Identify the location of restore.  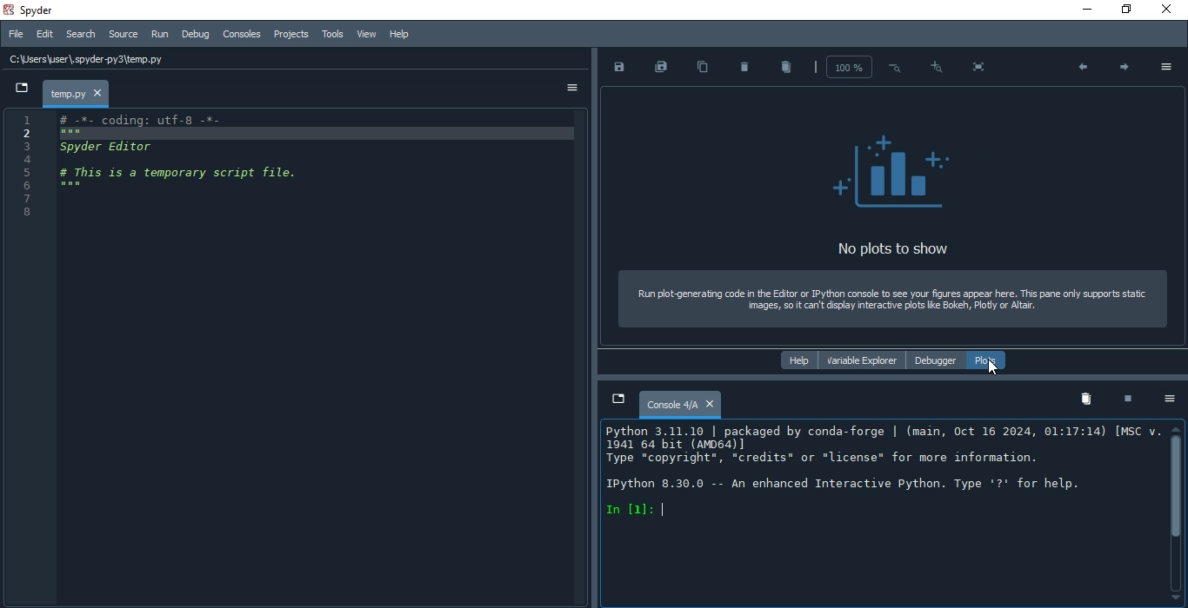
(1123, 9).